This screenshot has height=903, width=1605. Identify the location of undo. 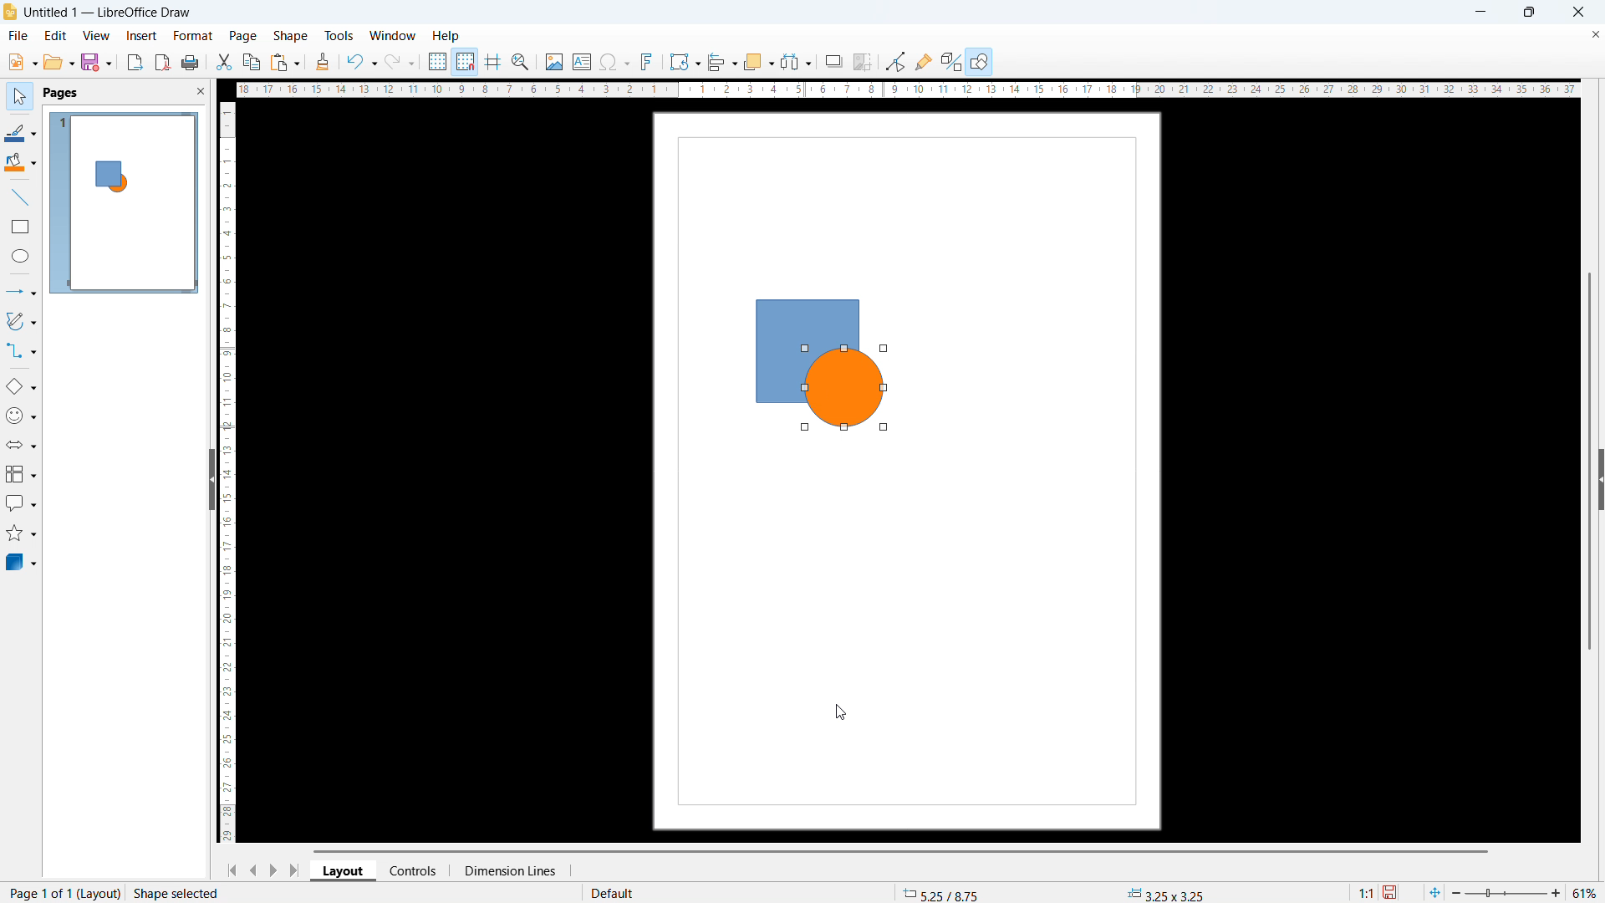
(361, 61).